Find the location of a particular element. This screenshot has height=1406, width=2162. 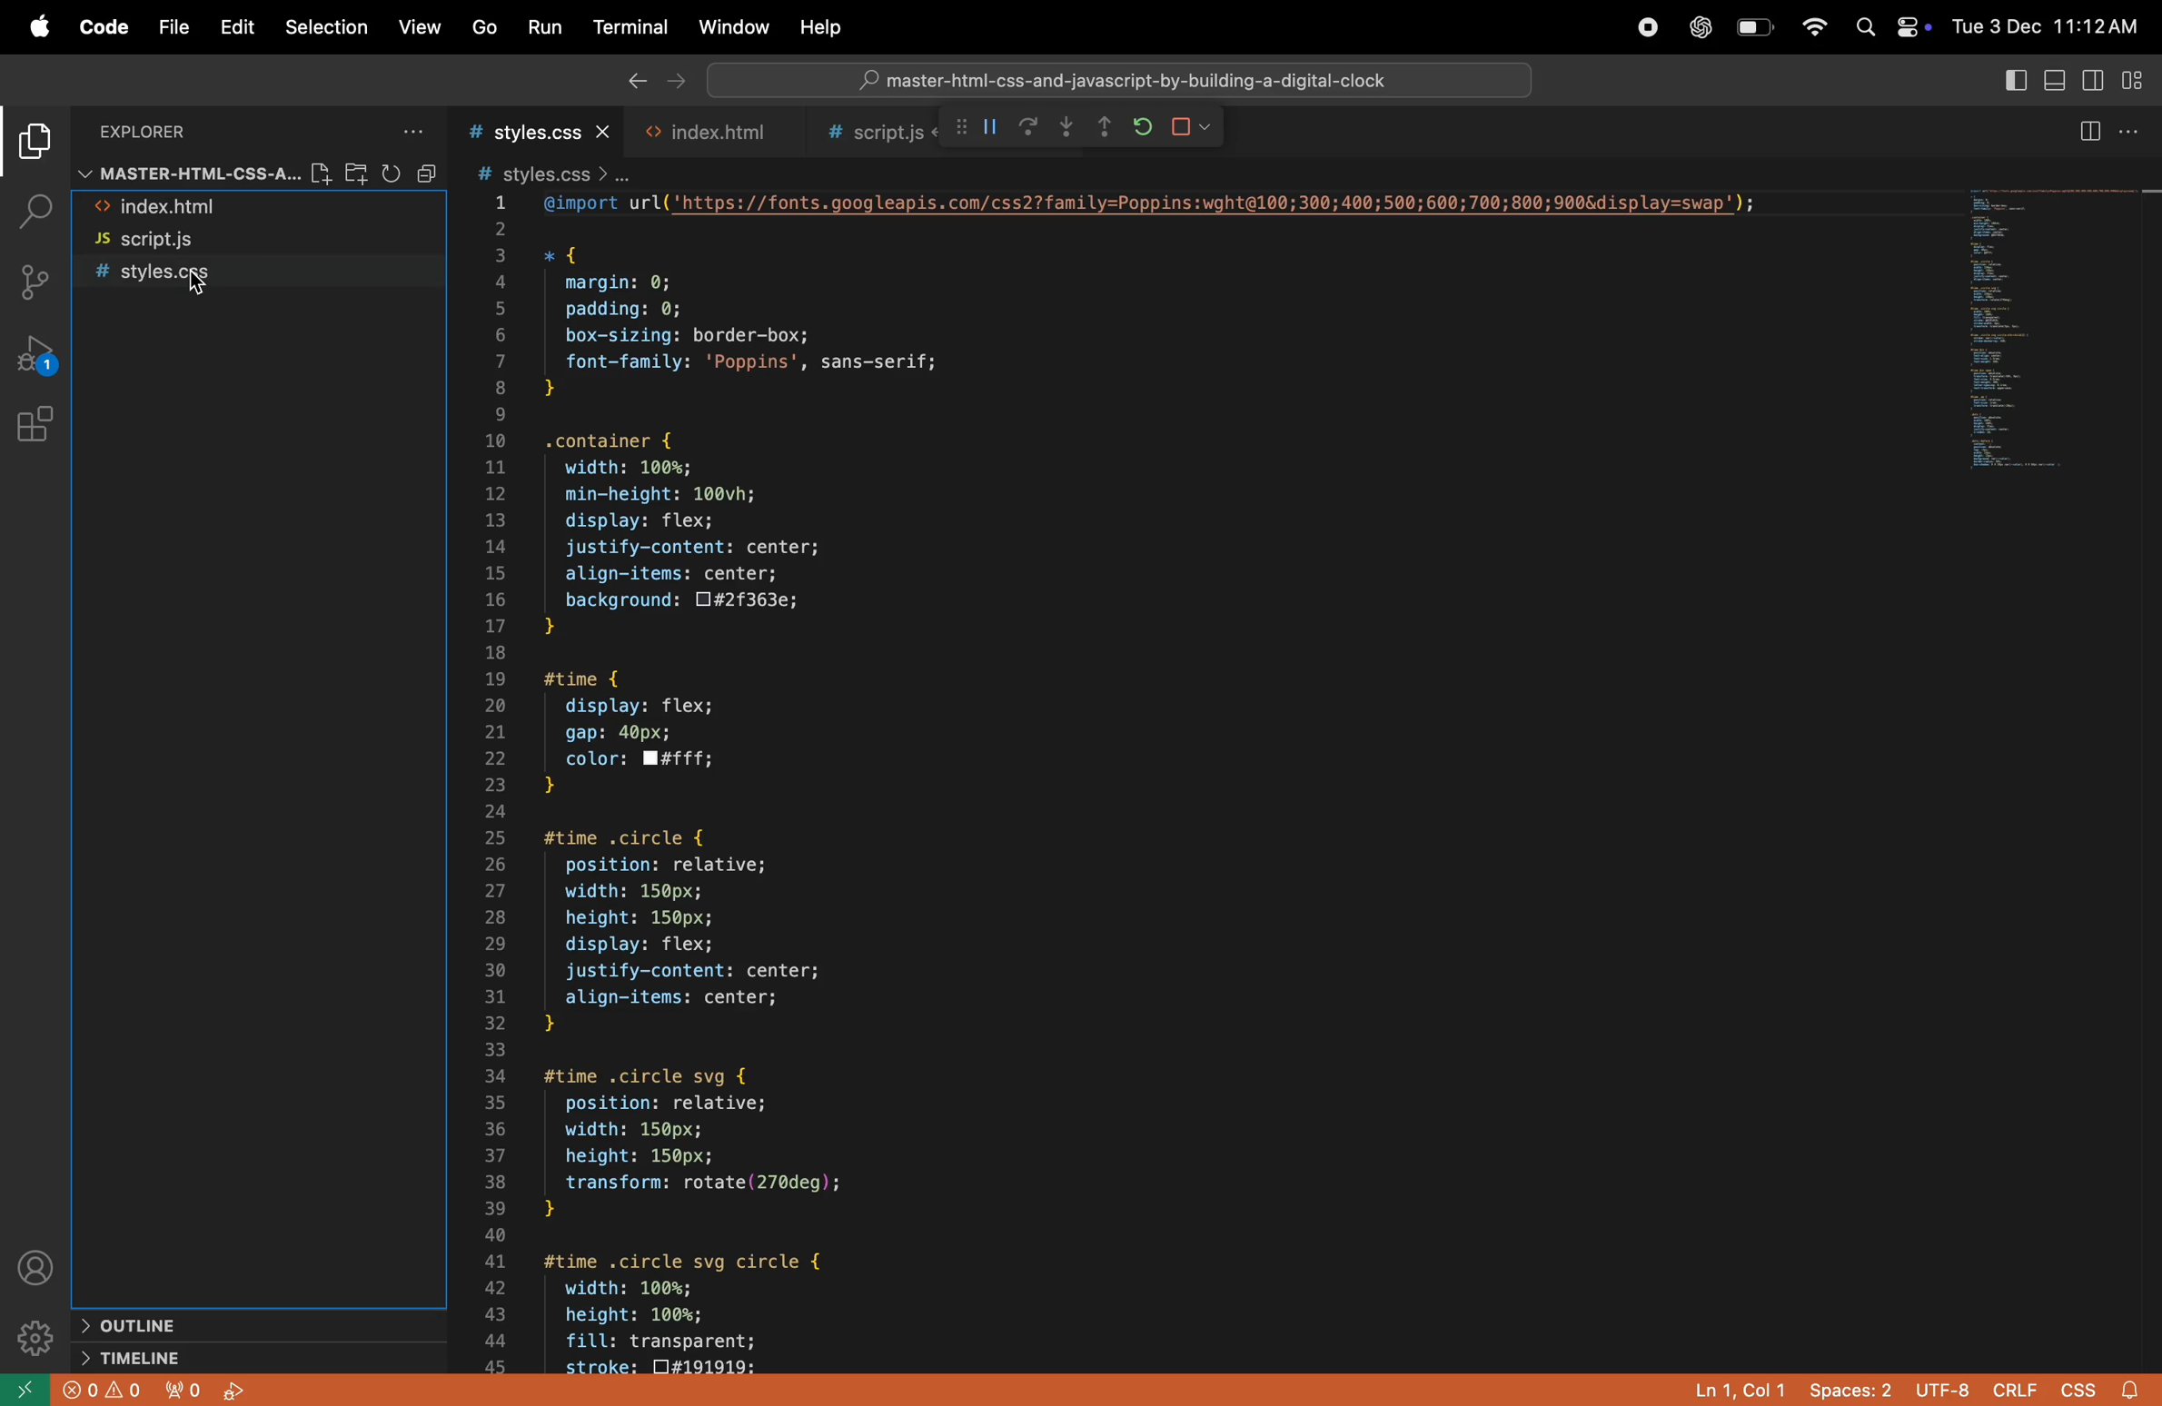

time line is located at coordinates (134, 1359).